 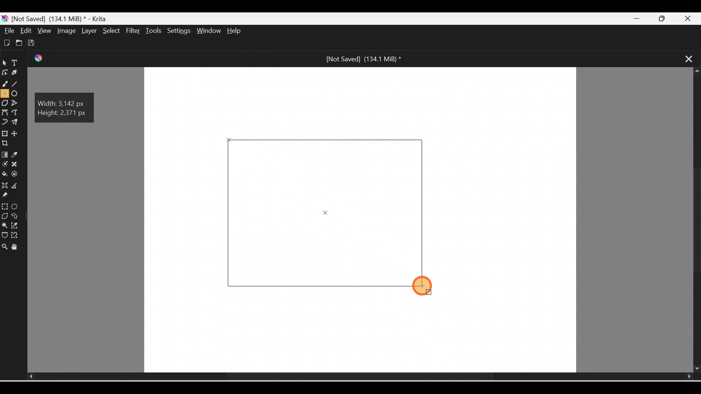 What do you see at coordinates (694, 220) in the screenshot?
I see `Scroll bar` at bounding box center [694, 220].